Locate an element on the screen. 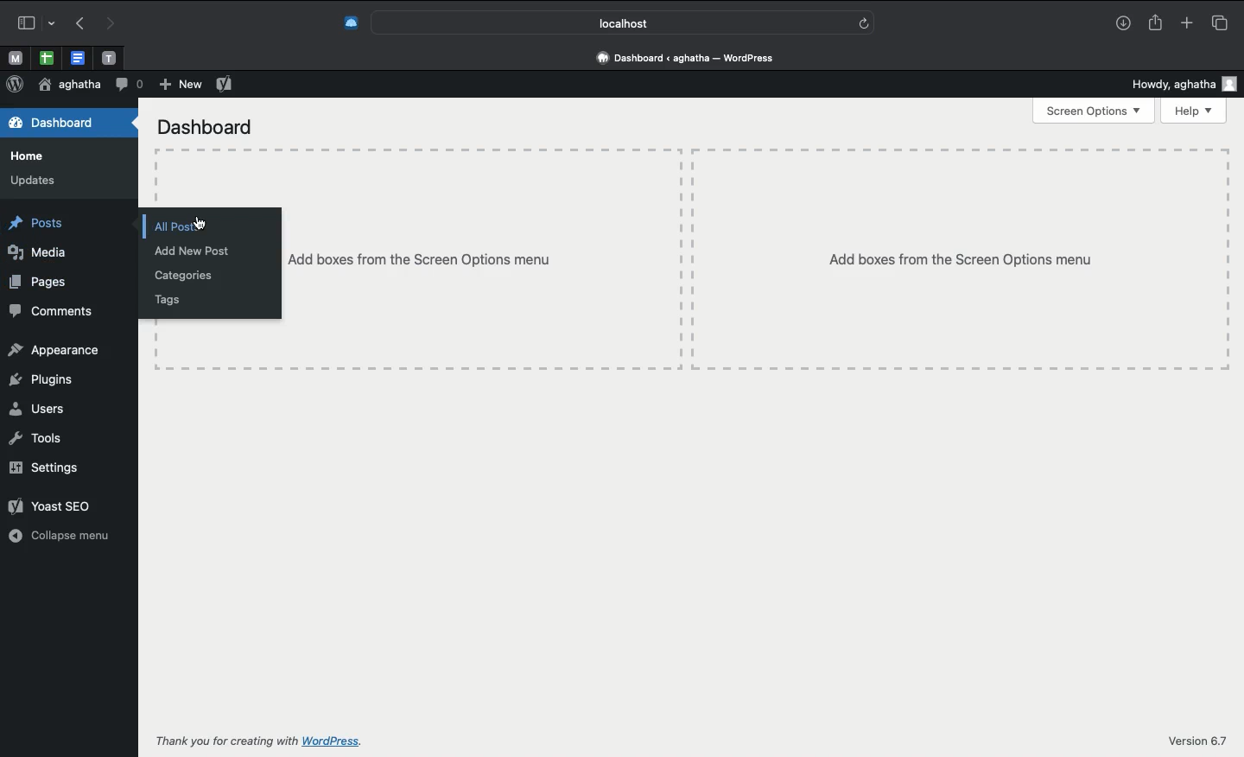  Appearance is located at coordinates (55, 348).